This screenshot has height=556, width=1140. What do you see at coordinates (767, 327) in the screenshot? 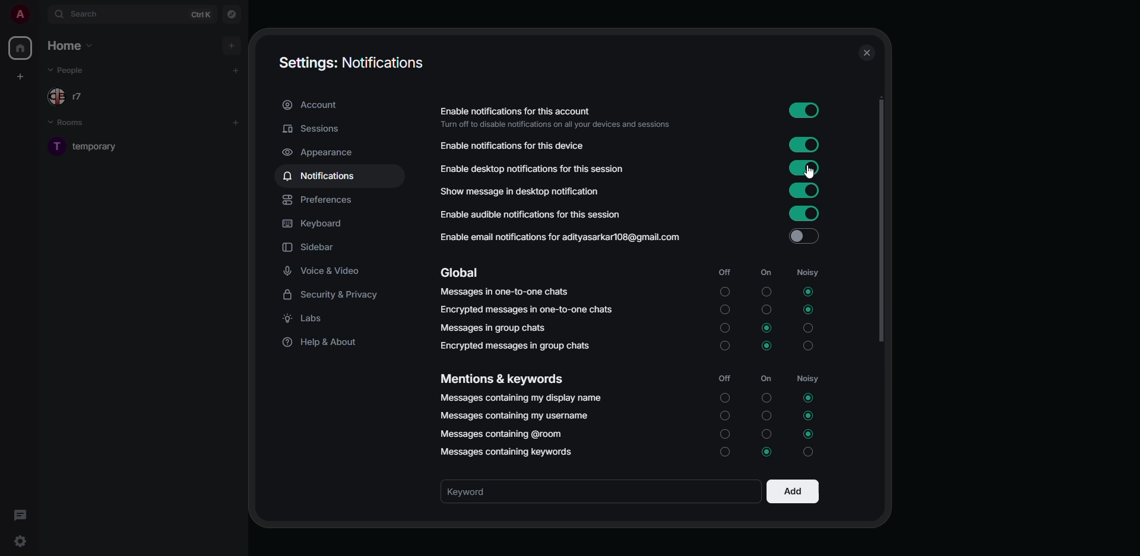
I see `selected` at bounding box center [767, 327].